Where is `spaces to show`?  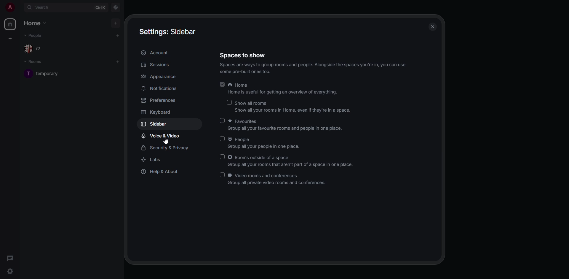 spaces to show is located at coordinates (242, 56).